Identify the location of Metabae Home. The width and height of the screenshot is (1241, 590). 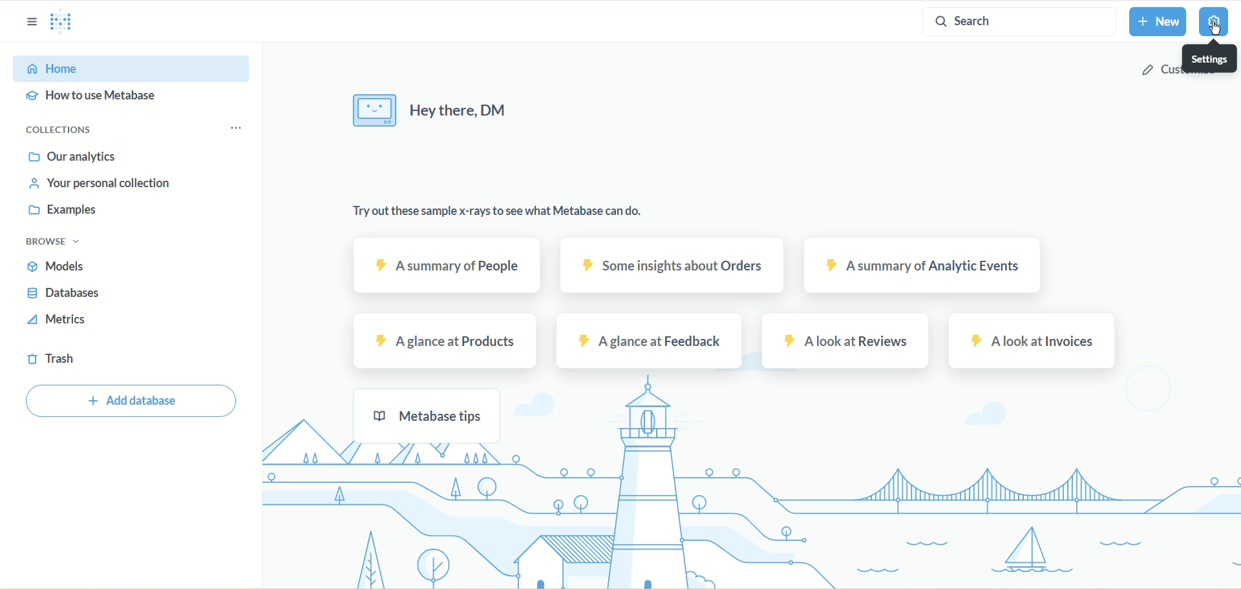
(64, 20).